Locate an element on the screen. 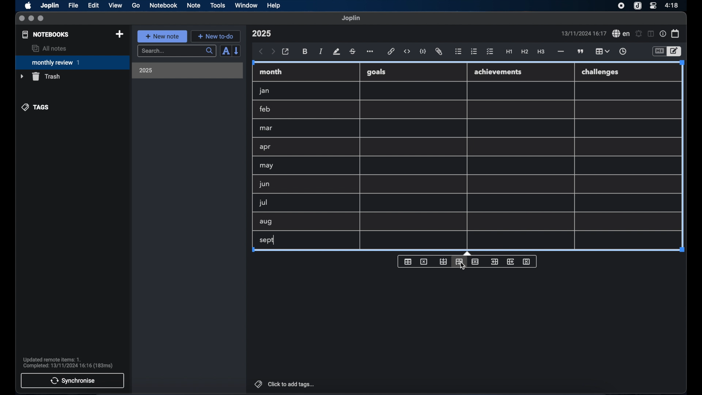 This screenshot has width=702, height=395. block quotes is located at coordinates (581, 52).